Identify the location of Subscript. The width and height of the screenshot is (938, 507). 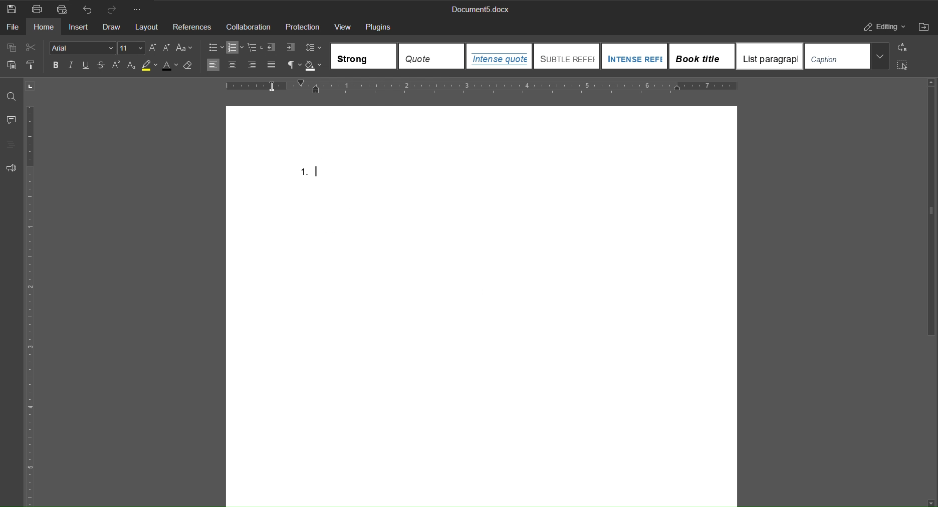
(133, 65).